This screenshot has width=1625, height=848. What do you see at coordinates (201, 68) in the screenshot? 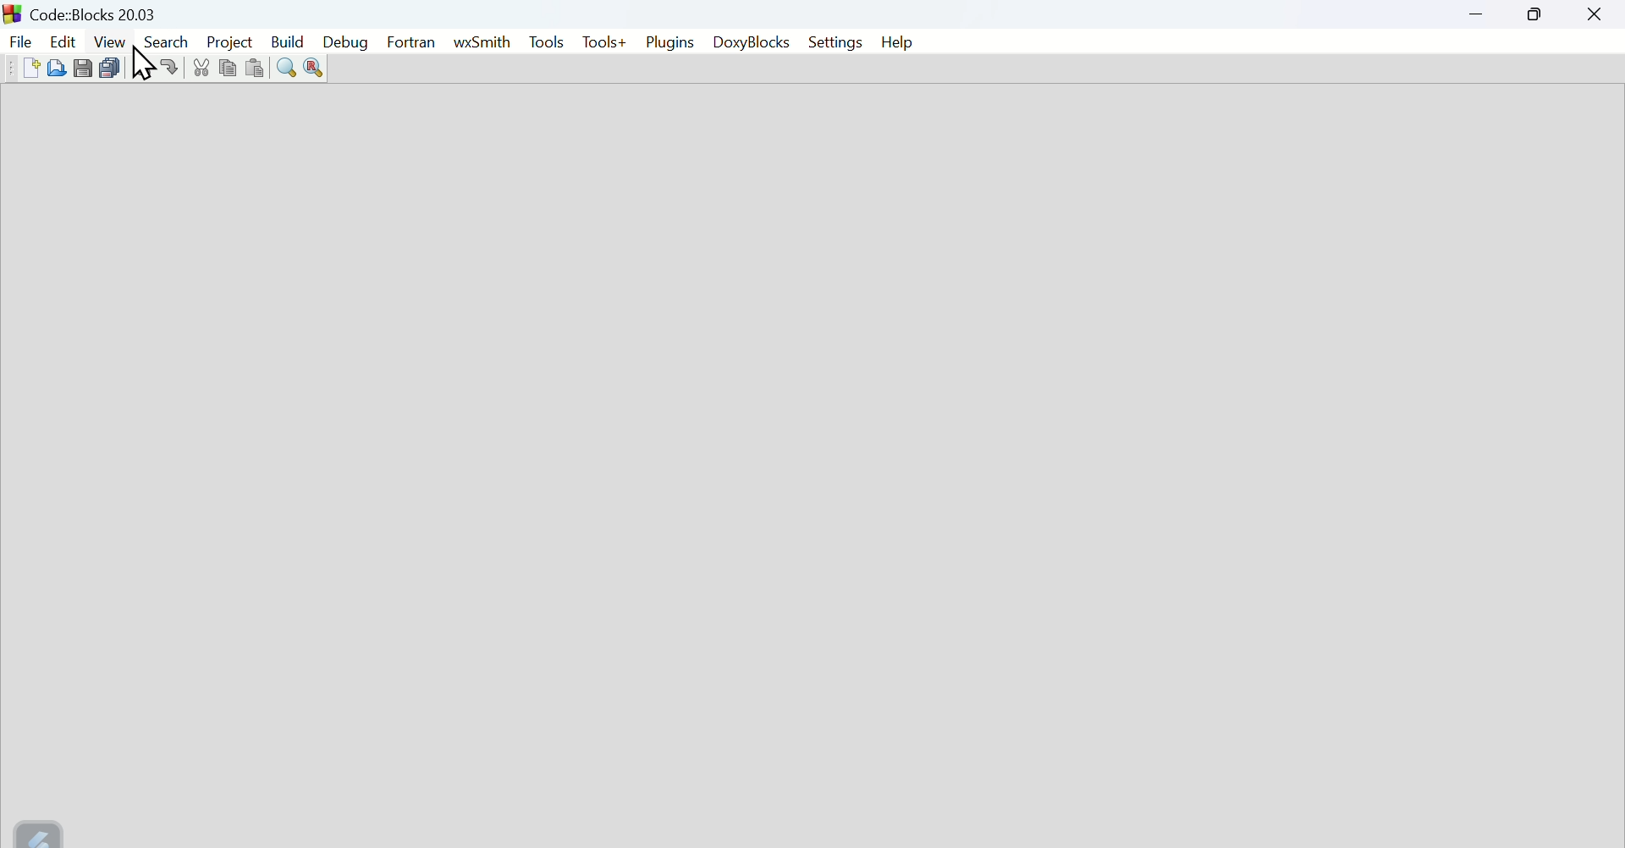
I see `Cut` at bounding box center [201, 68].